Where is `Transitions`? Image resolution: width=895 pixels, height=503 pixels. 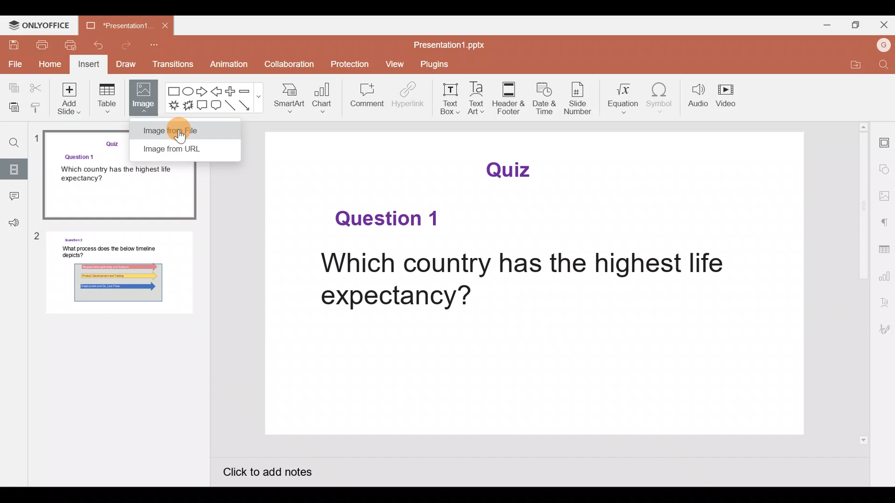
Transitions is located at coordinates (173, 64).